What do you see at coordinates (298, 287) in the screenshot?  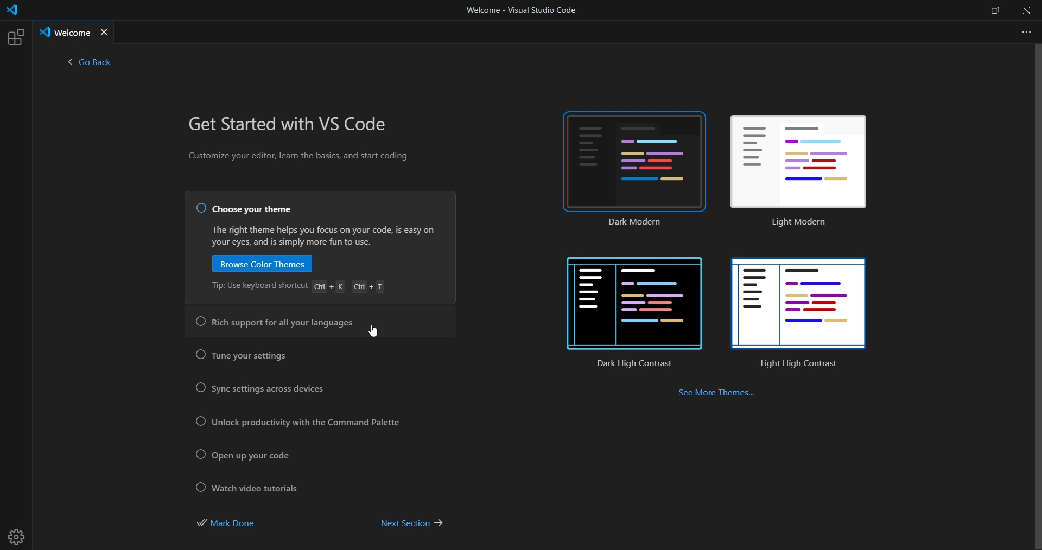 I see `Tip: Use keyboard shortcut Ctrl + K Ctrl + T` at bounding box center [298, 287].